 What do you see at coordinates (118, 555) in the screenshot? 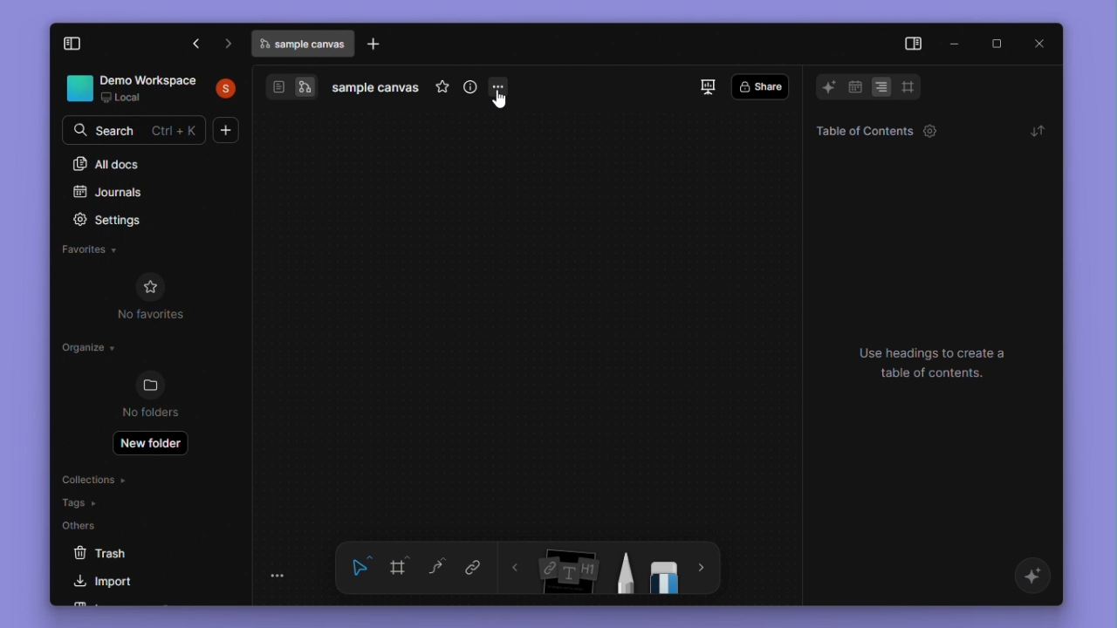
I see `trash` at bounding box center [118, 555].